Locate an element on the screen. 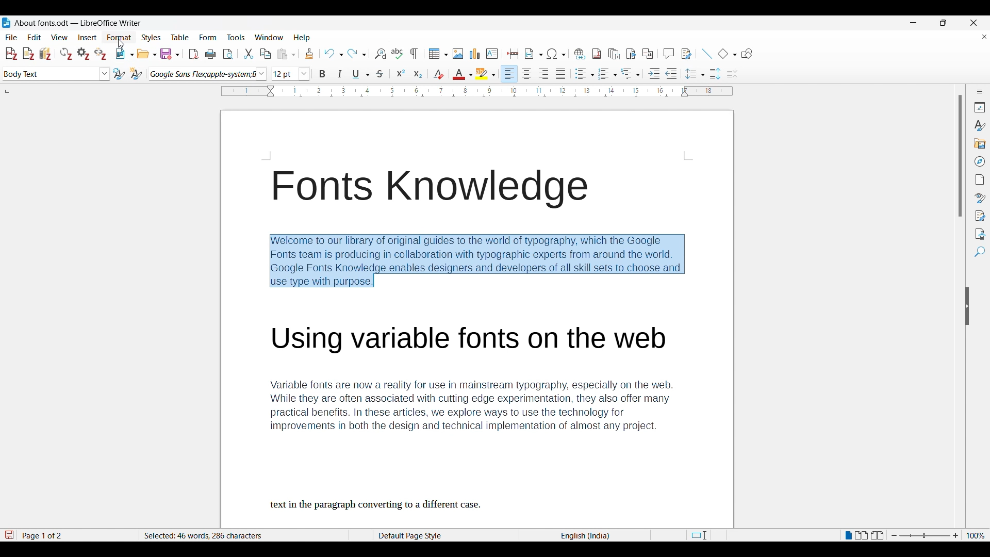 Image resolution: width=990 pixels, height=557 pixels. Export directly as PDF is located at coordinates (194, 54).